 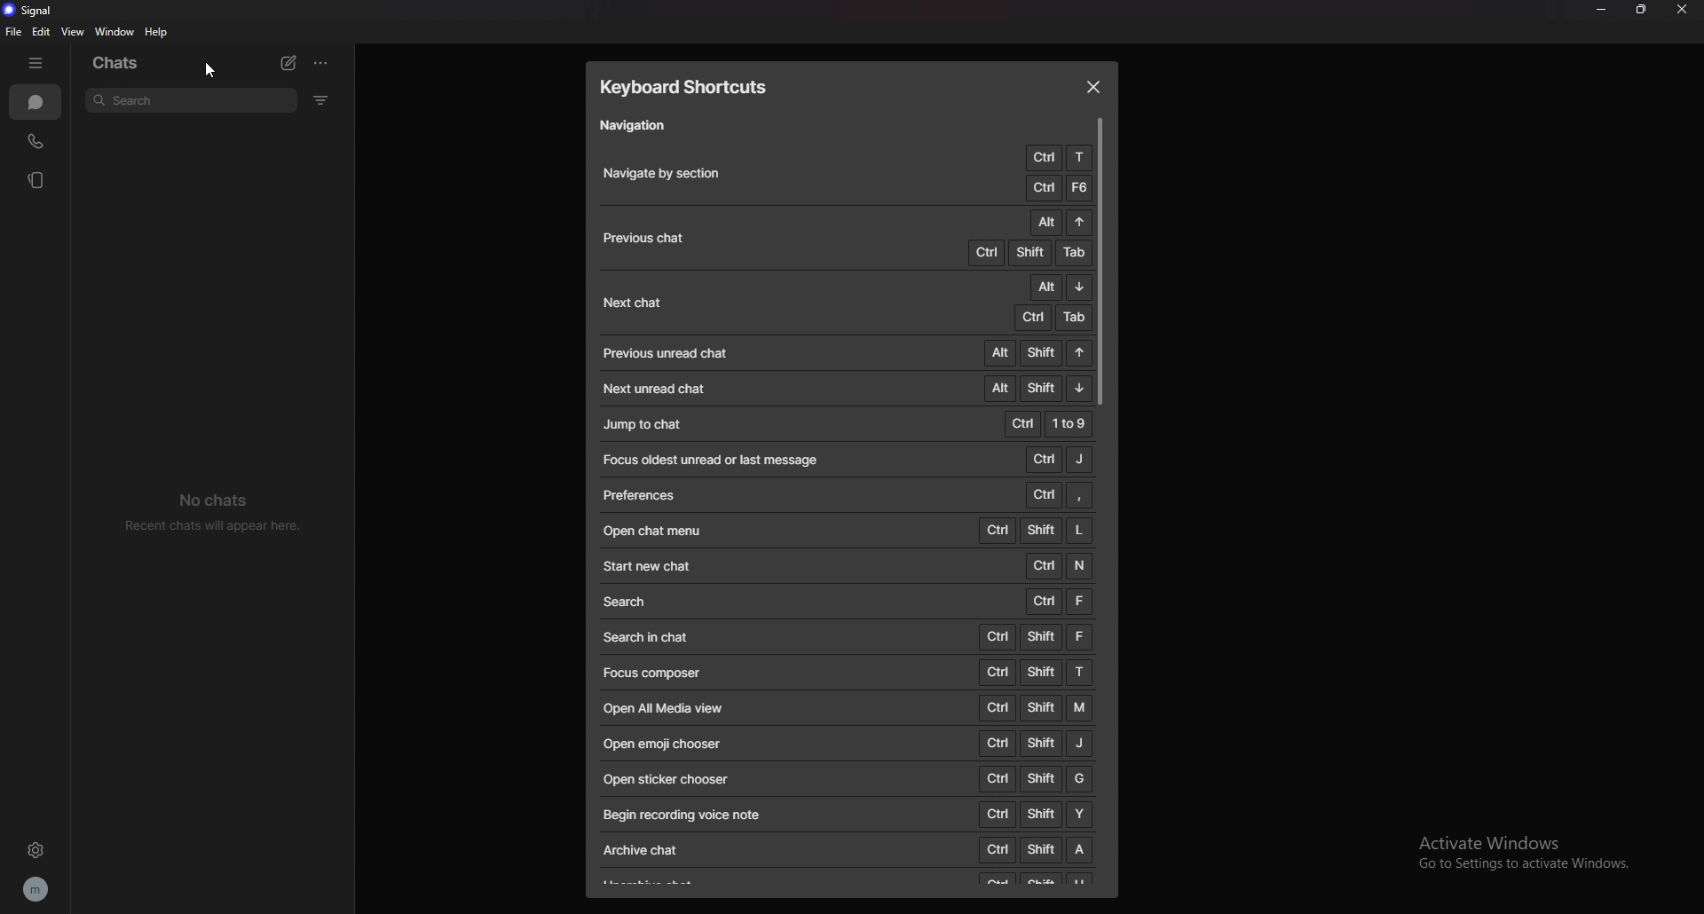 I want to click on focus oldest unread of last message, so click(x=718, y=459).